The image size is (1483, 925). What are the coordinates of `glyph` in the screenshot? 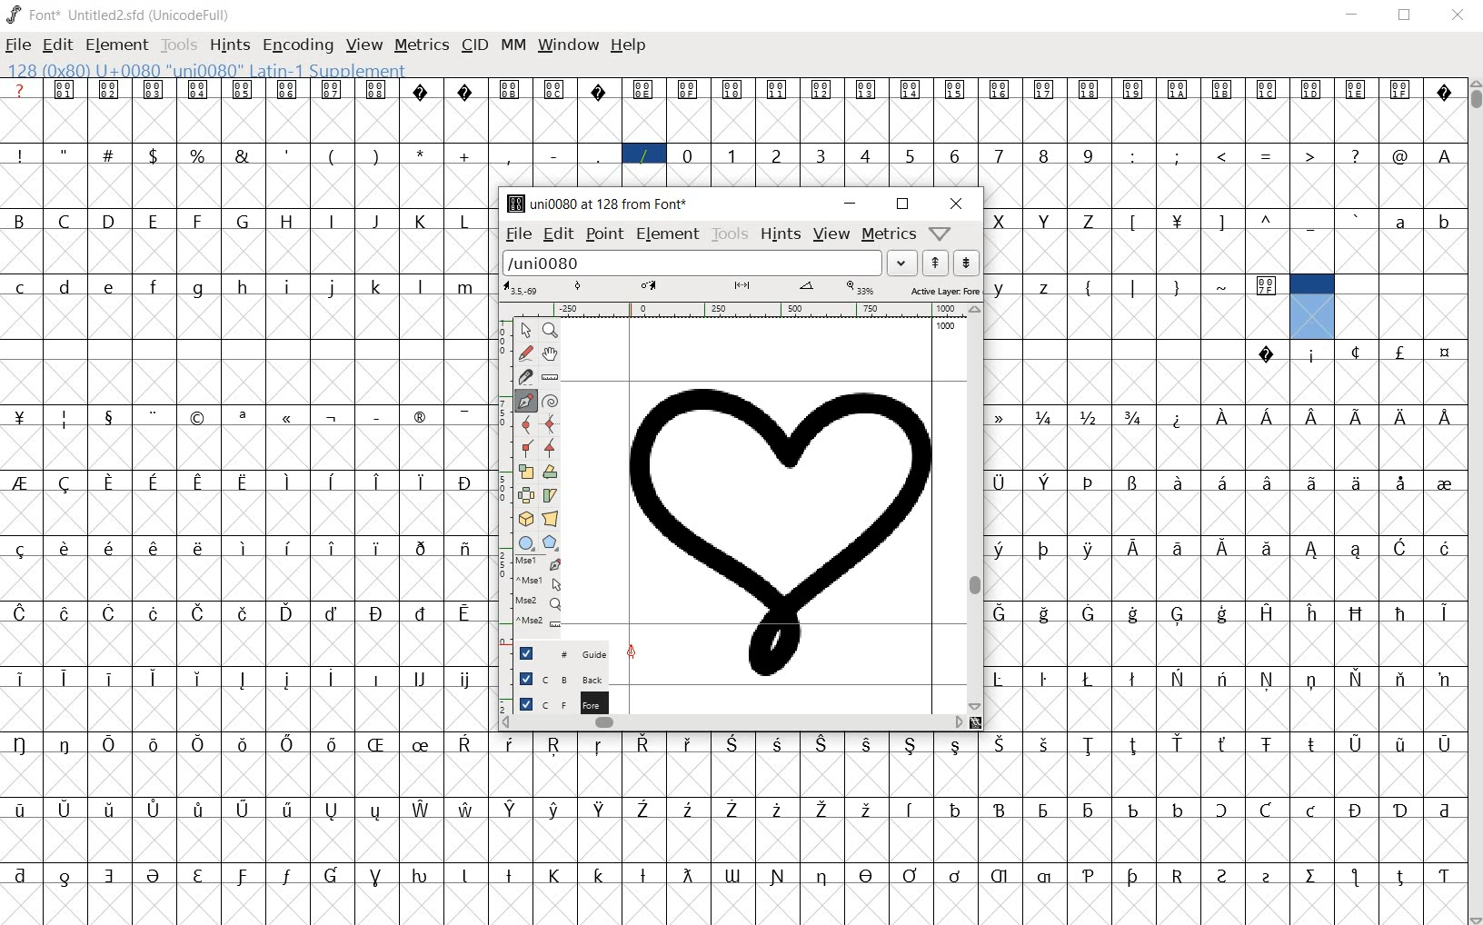 It's located at (1090, 482).